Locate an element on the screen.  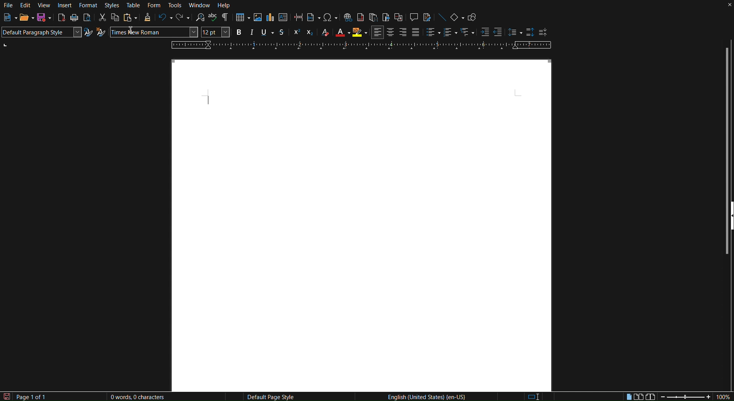
Times New Roman is located at coordinates (141, 32).